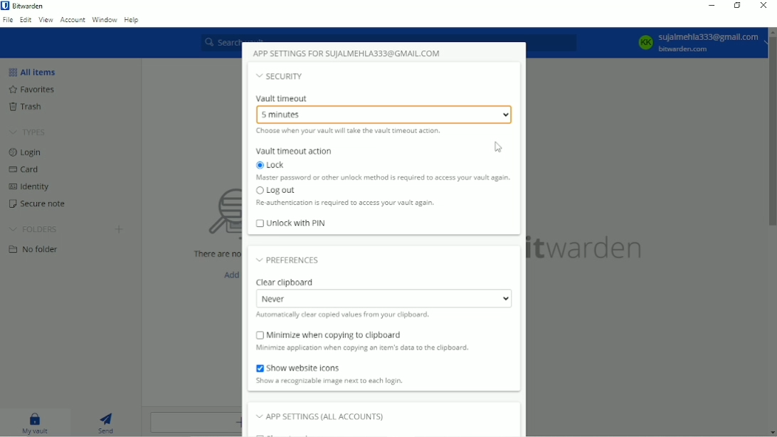  I want to click on File, so click(7, 21).